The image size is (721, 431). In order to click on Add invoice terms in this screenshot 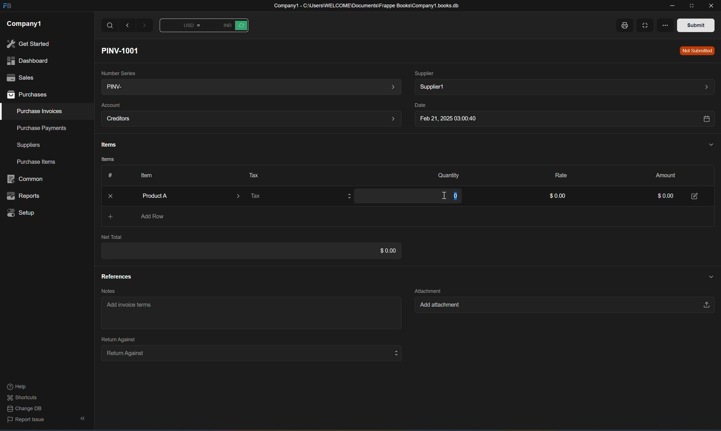, I will do `click(131, 307)`.